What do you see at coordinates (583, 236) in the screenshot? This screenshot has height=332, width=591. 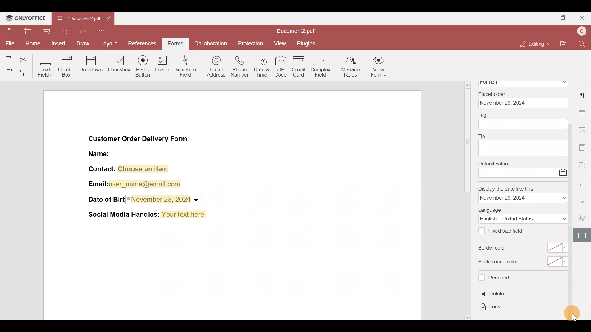 I see `Form settings` at bounding box center [583, 236].